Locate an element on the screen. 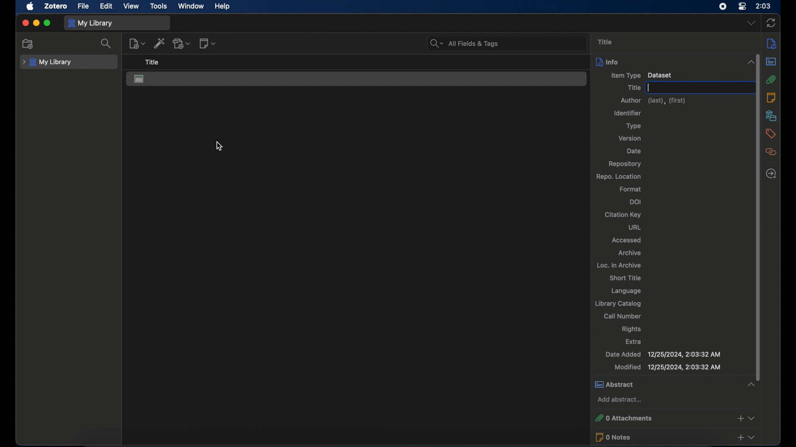 Image resolution: width=796 pixels, height=447 pixels. time is located at coordinates (764, 5).